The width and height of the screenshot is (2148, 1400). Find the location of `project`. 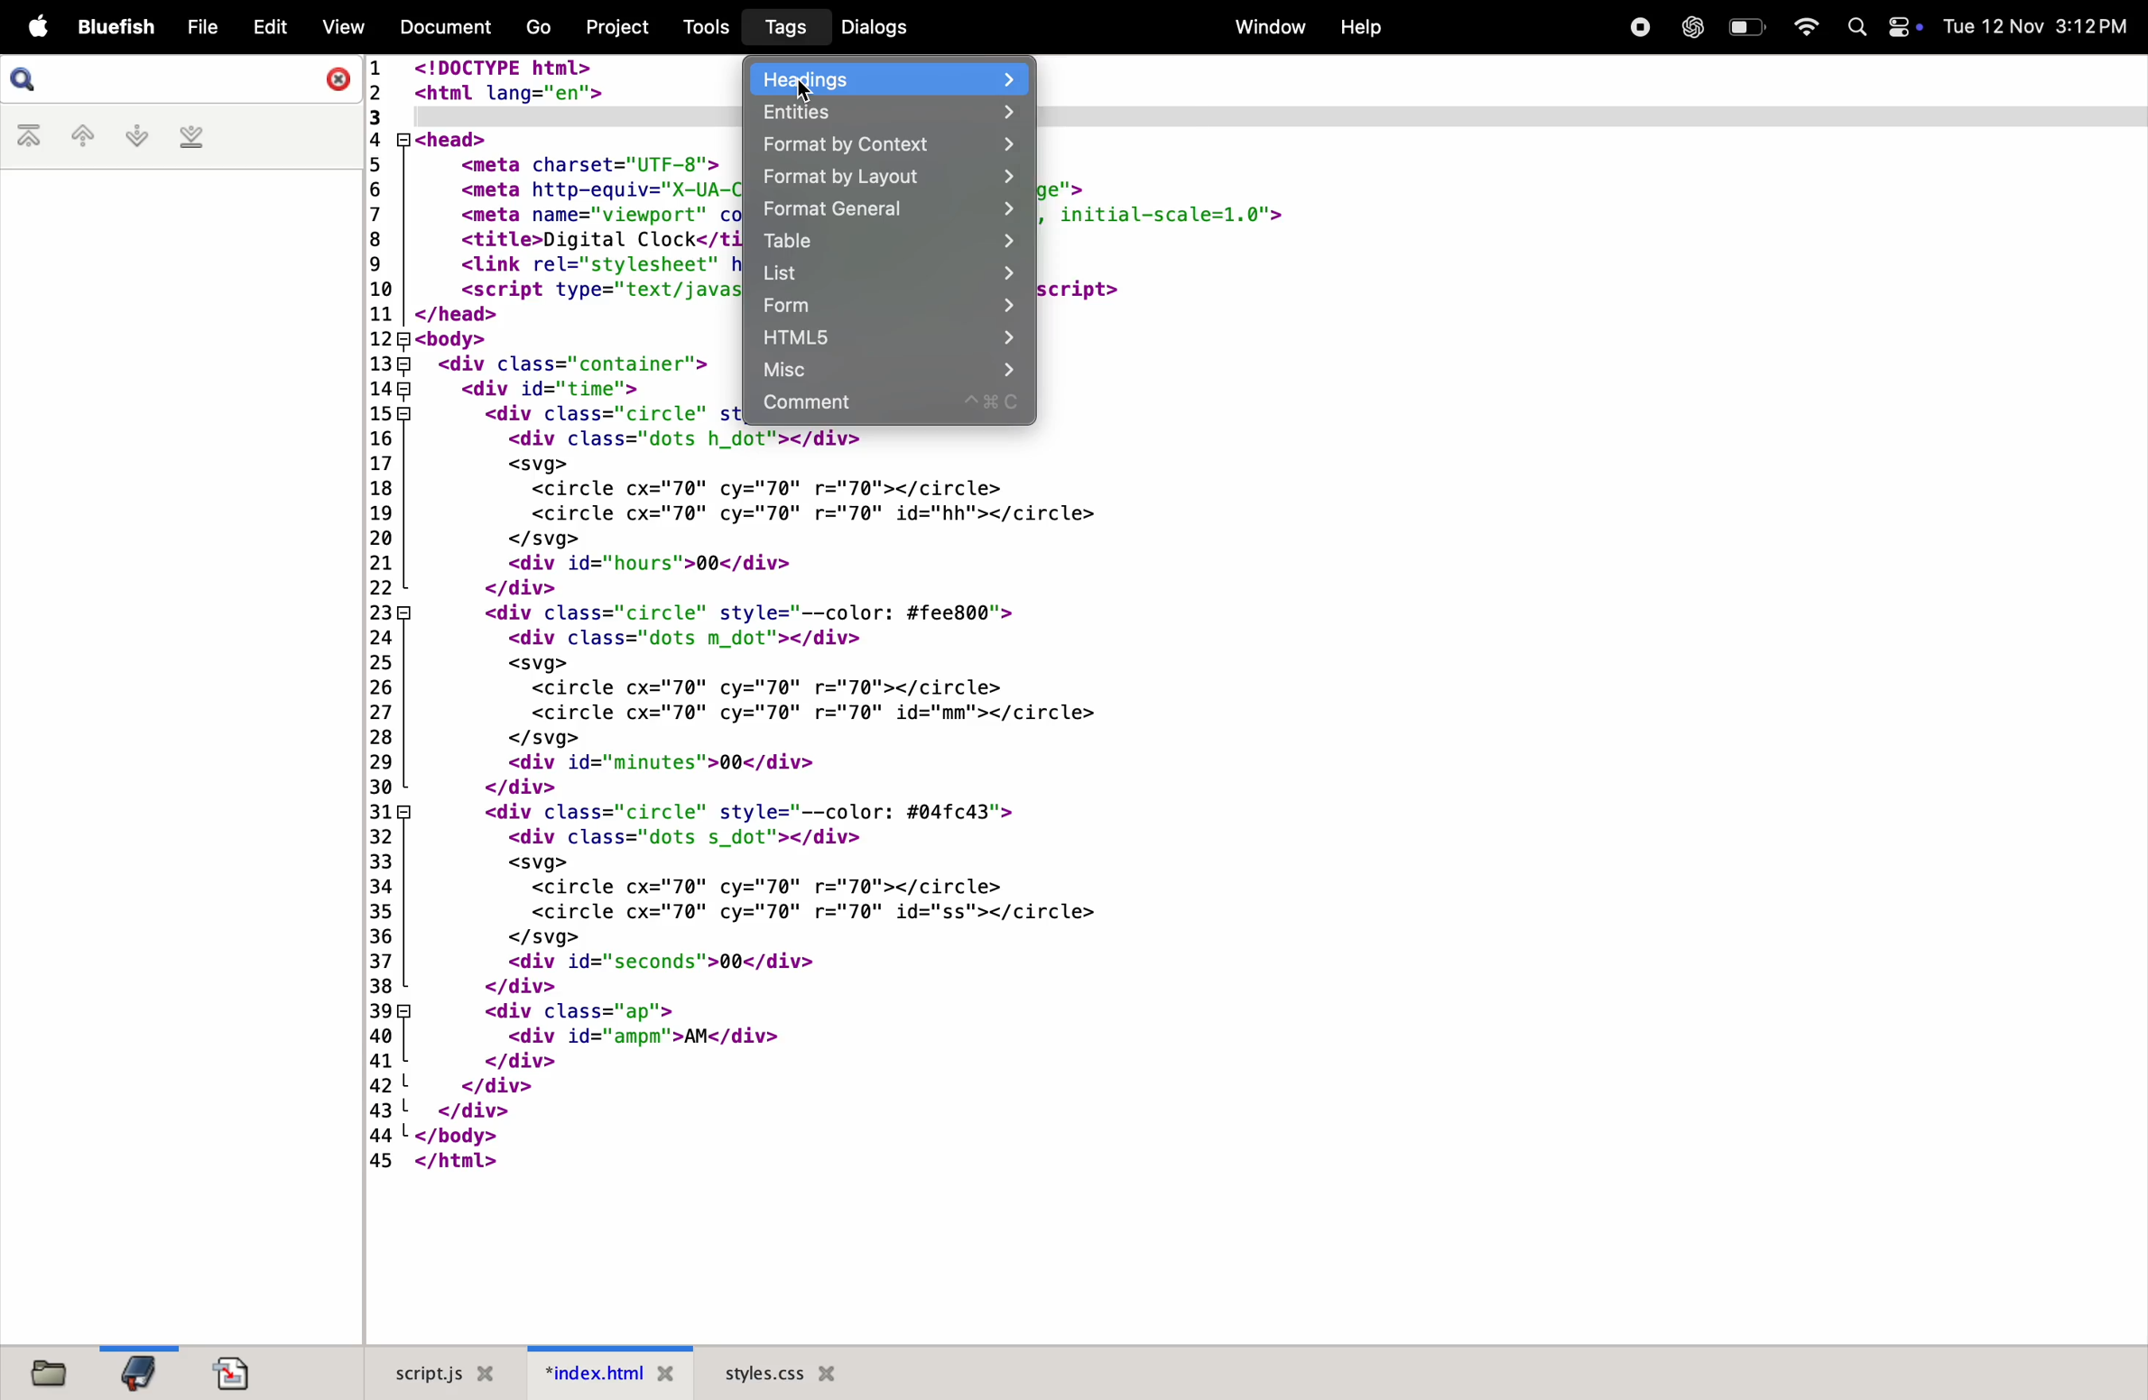

project is located at coordinates (614, 25).